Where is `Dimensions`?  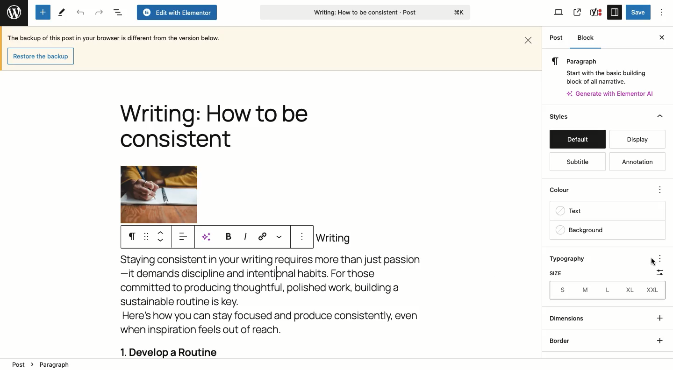 Dimensions is located at coordinates (567, 319).